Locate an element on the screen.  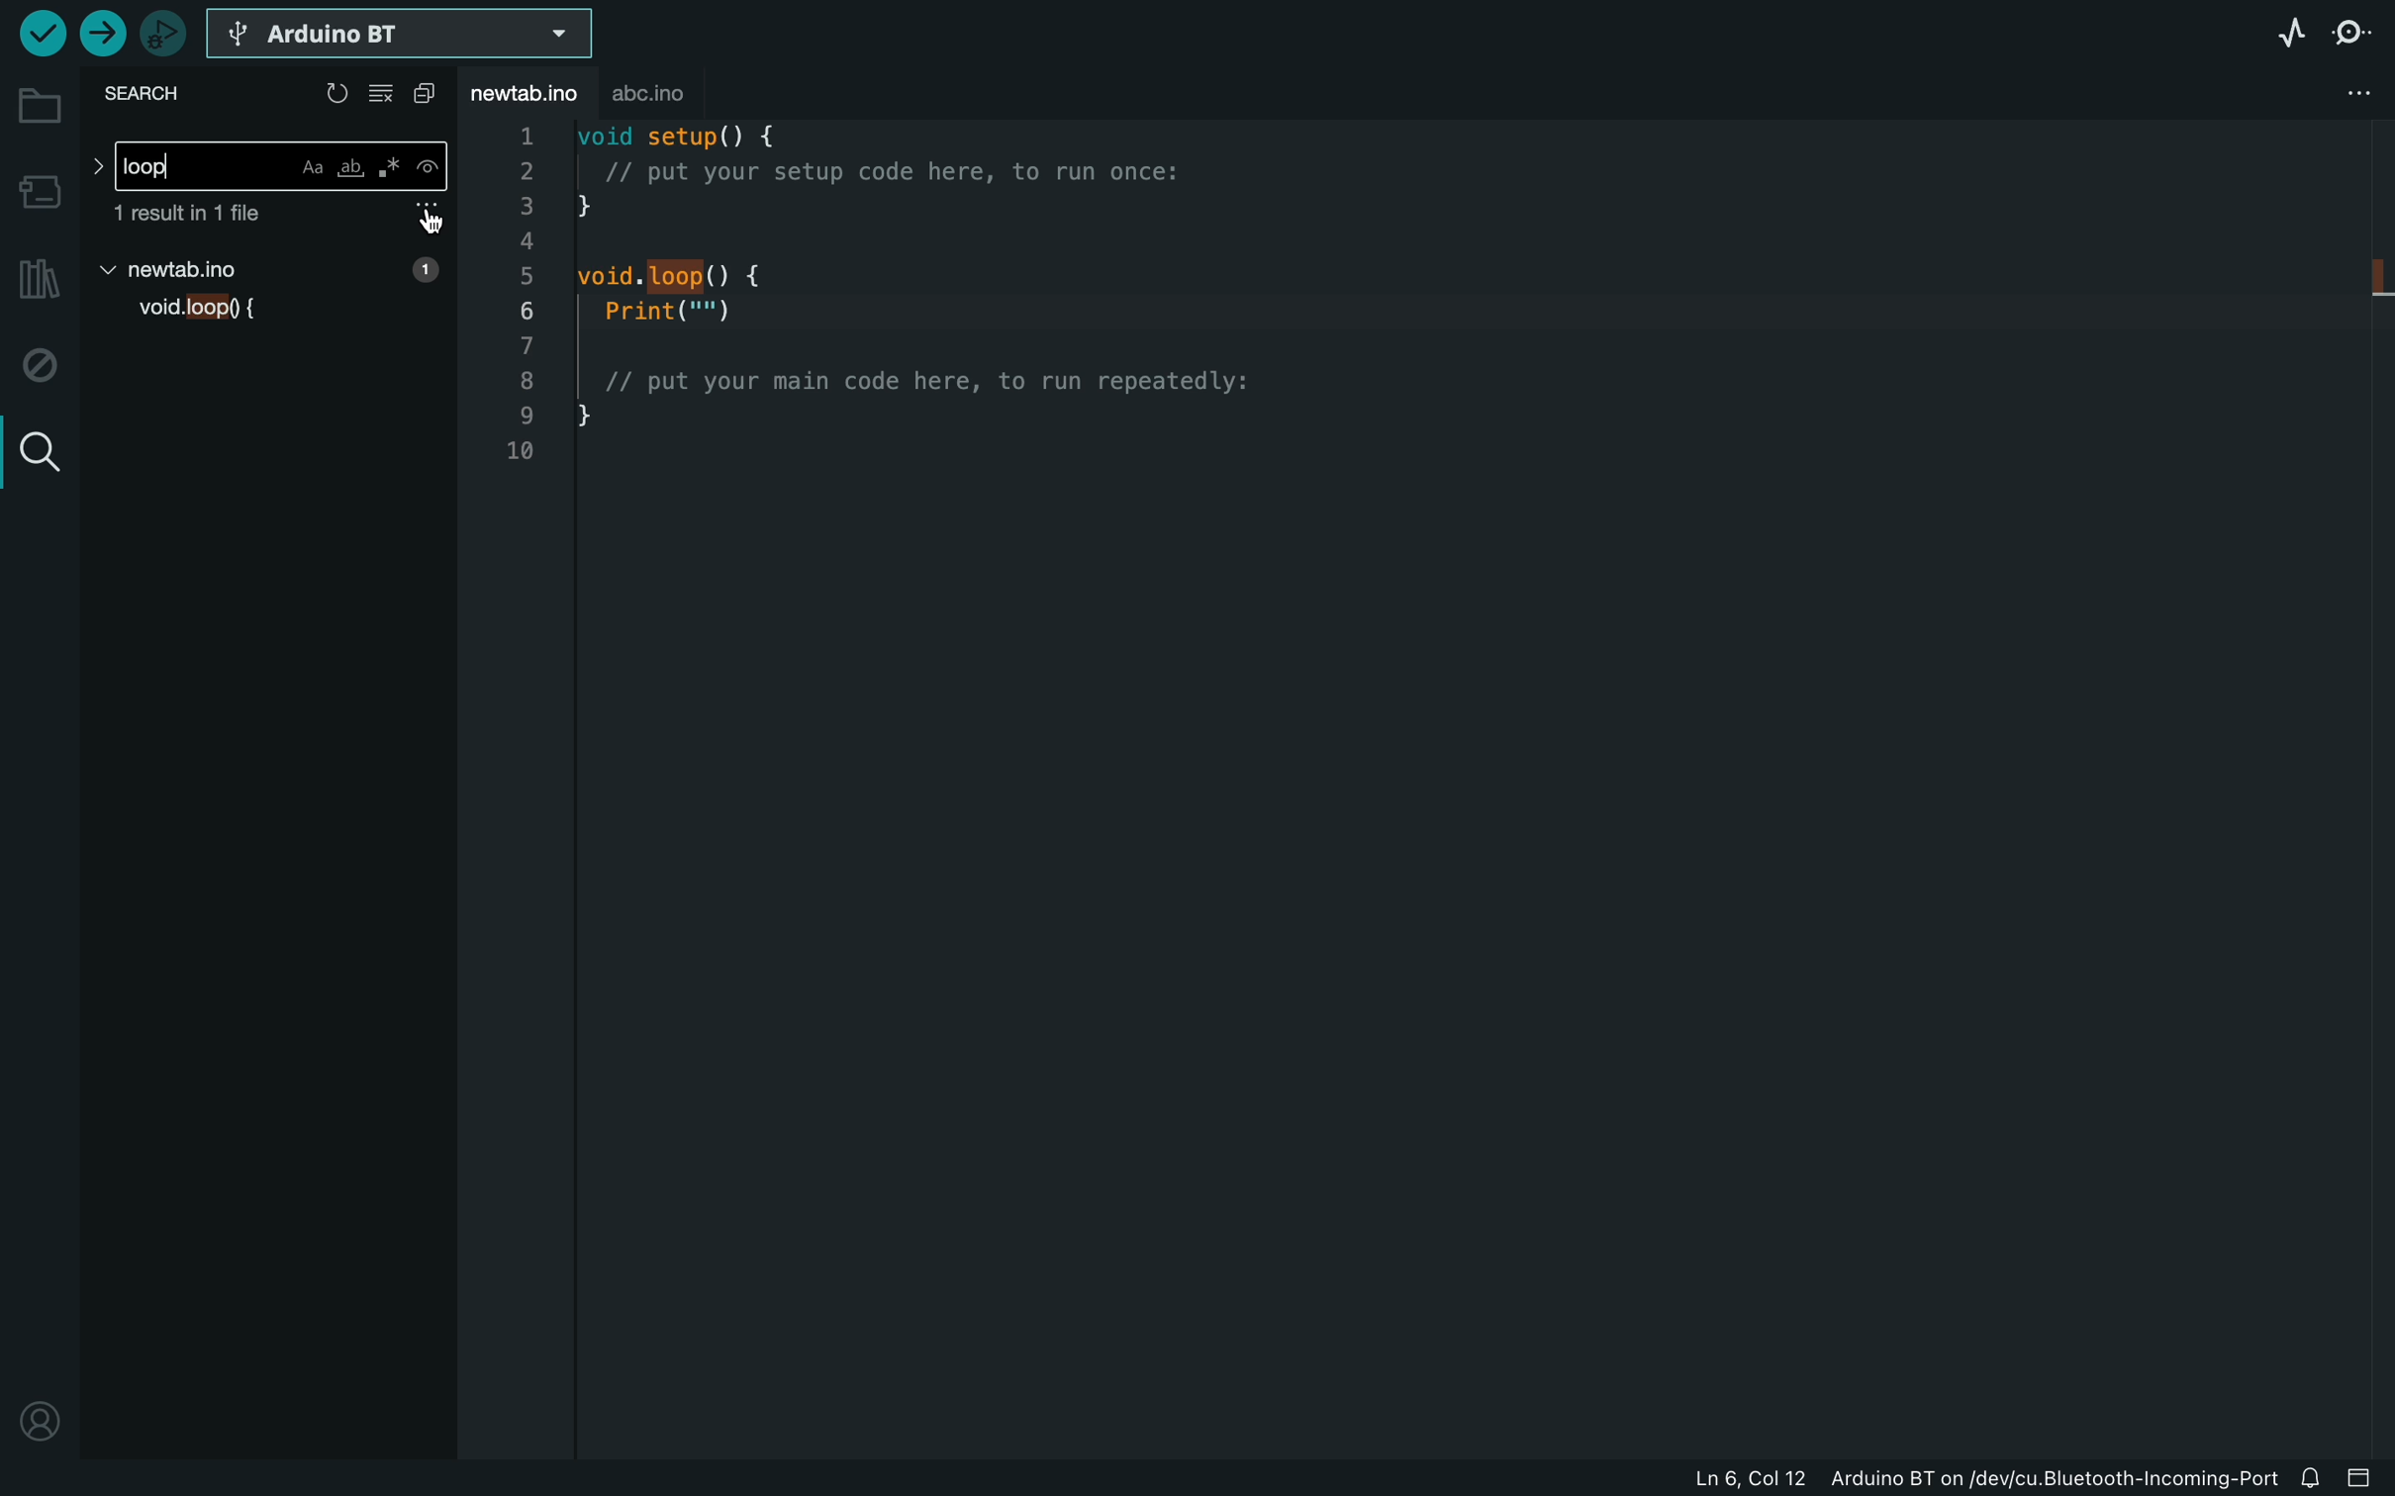
search is located at coordinates (153, 95).